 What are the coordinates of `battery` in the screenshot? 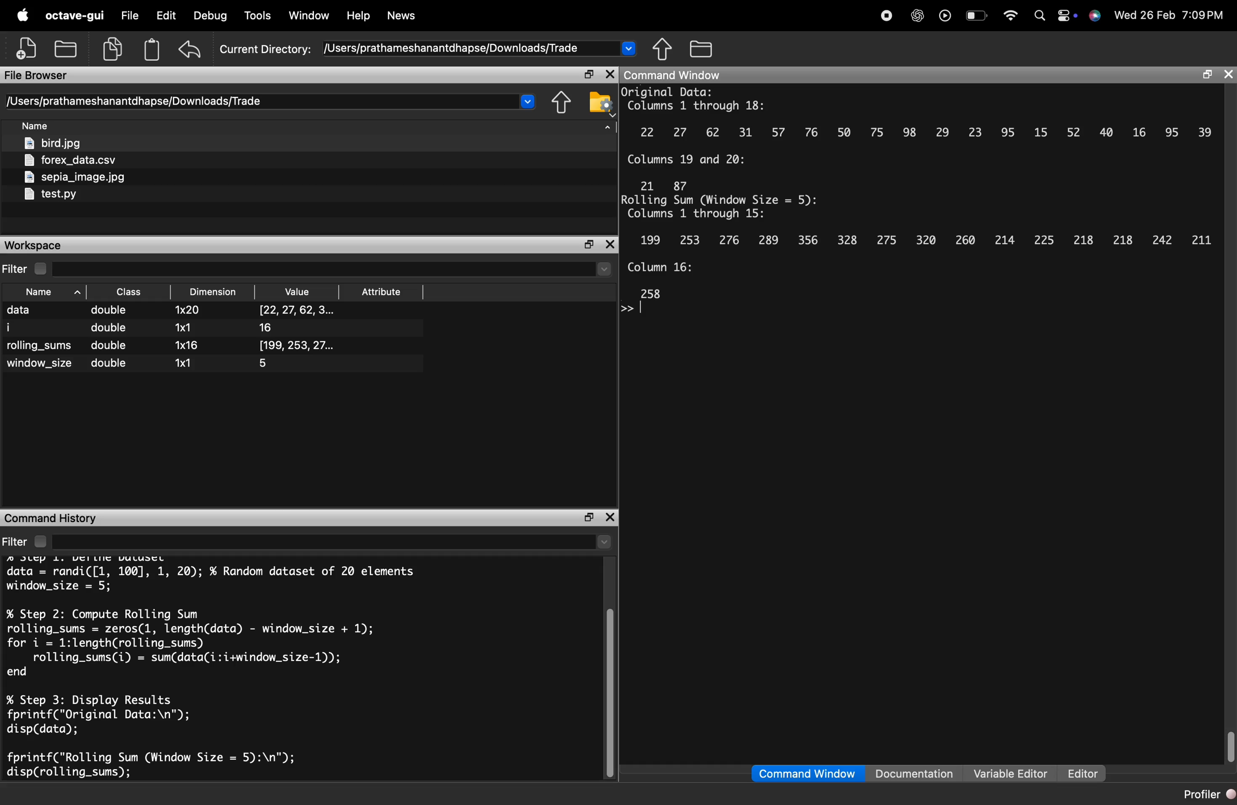 It's located at (978, 17).